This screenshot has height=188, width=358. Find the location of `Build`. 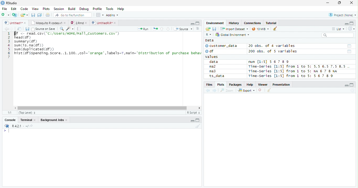

Build is located at coordinates (72, 9).